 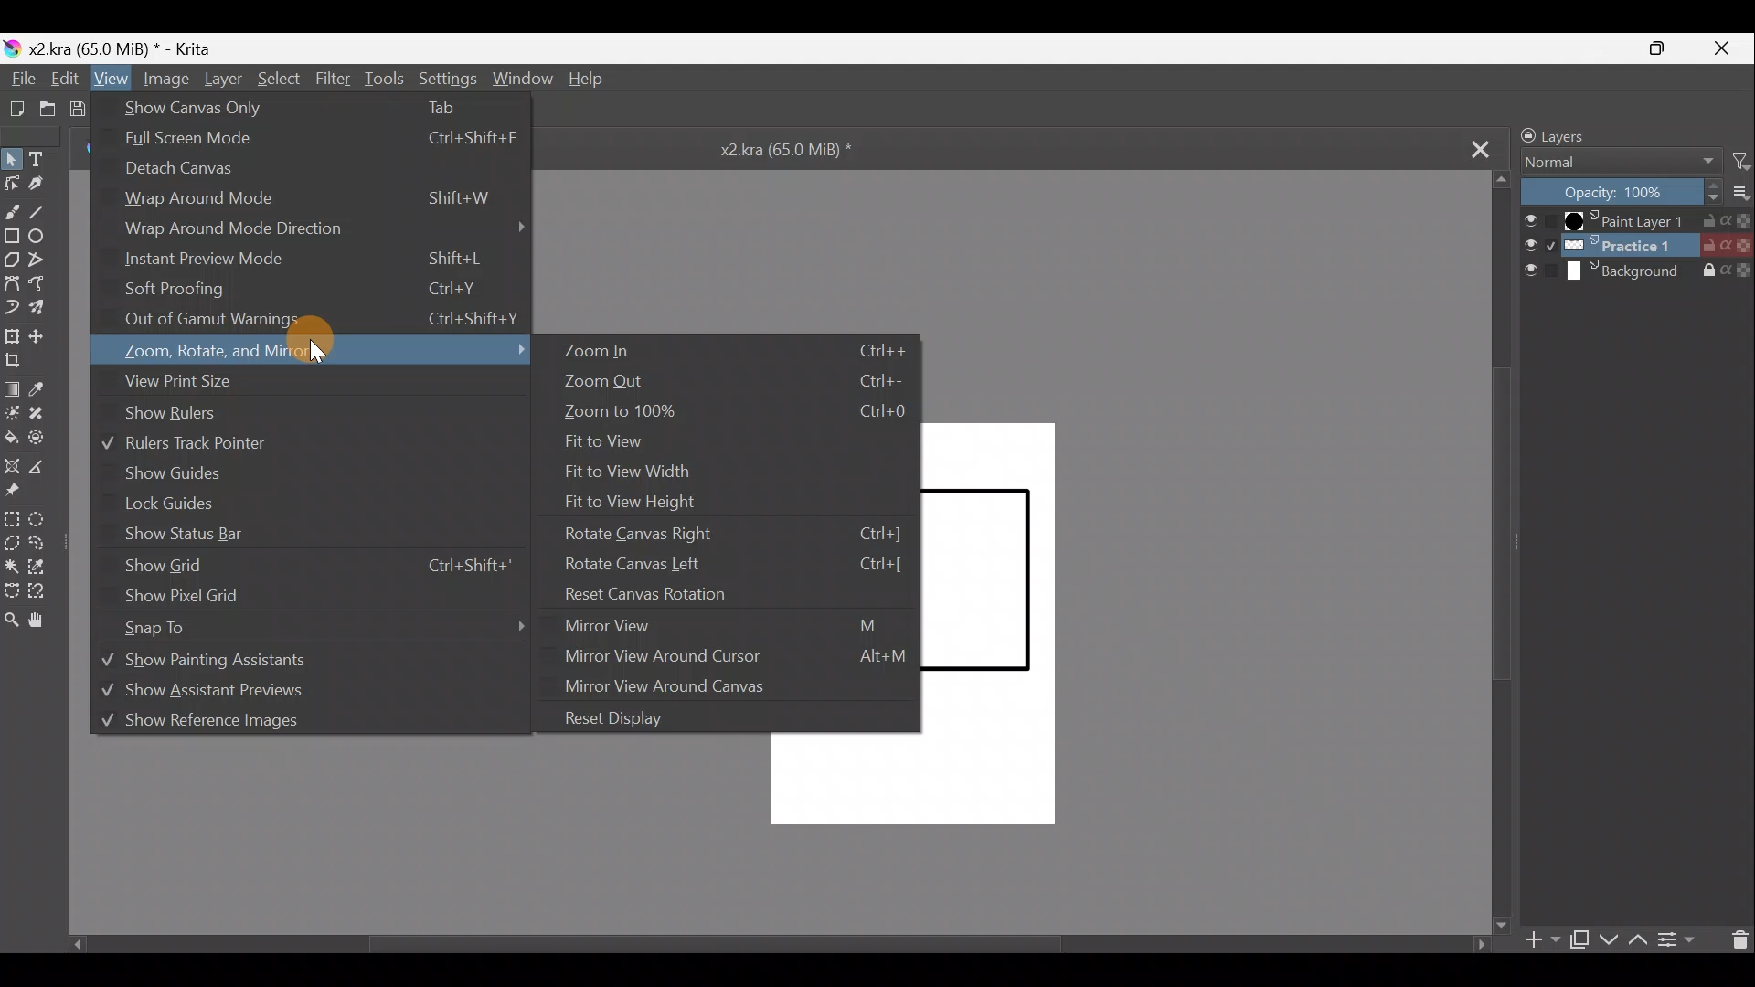 I want to click on Sample a colour, so click(x=48, y=389).